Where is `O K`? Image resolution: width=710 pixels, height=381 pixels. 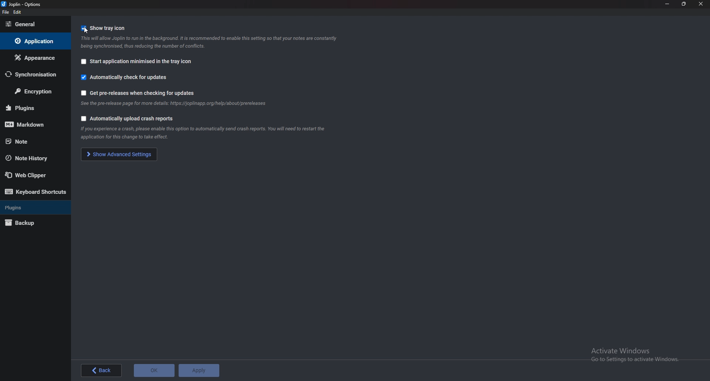 O K is located at coordinates (154, 370).